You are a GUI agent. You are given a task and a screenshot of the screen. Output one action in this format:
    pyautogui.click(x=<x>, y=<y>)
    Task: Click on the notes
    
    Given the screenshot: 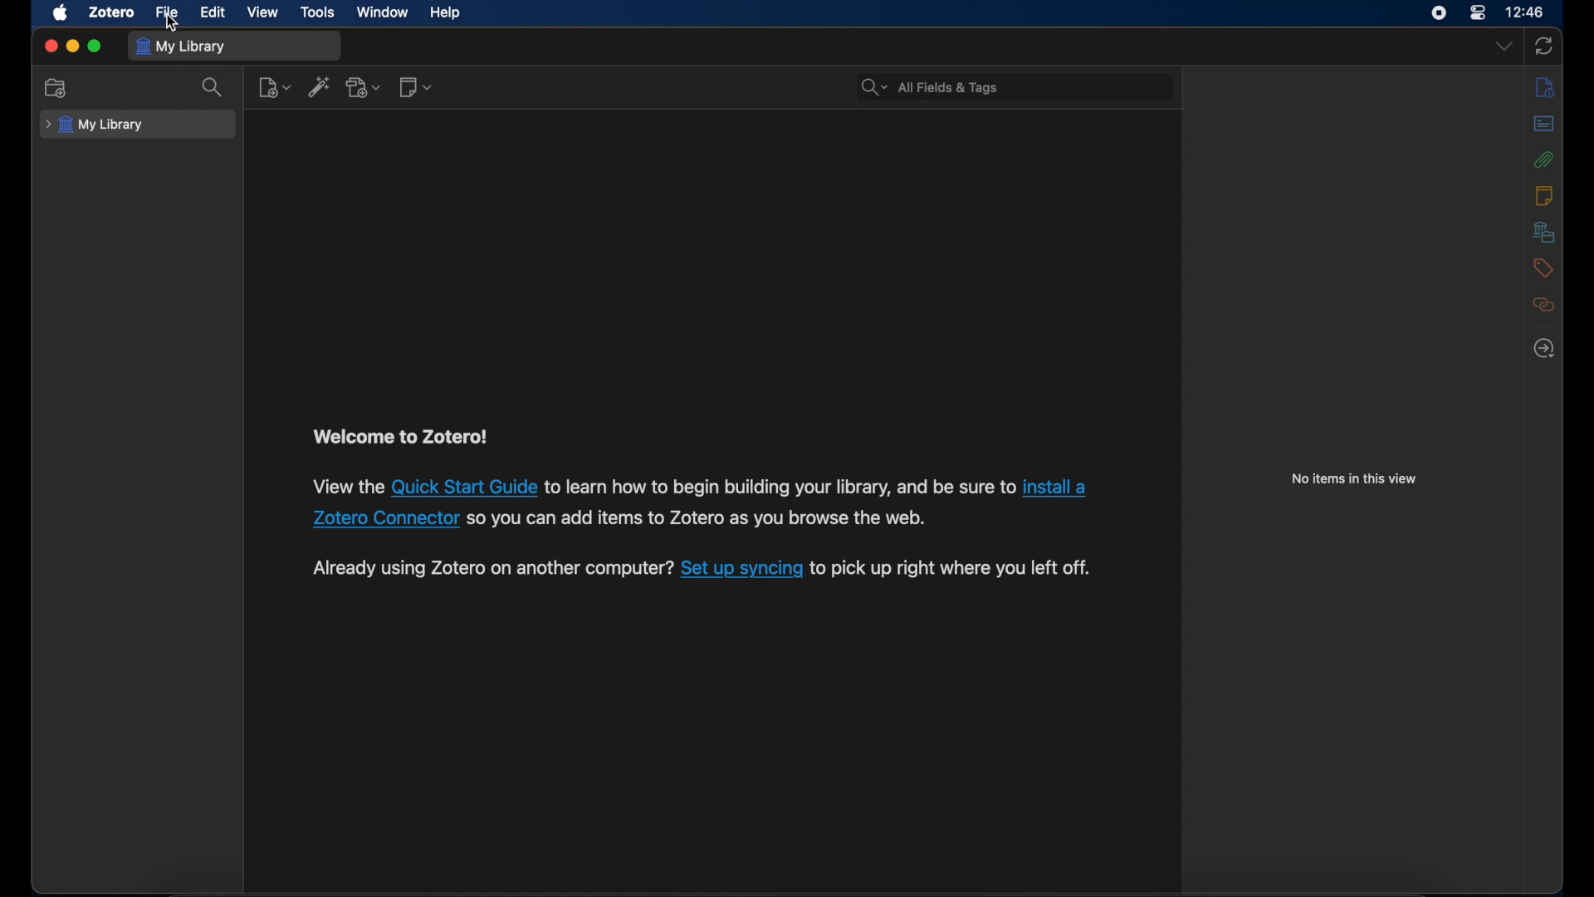 What is the action you would take?
    pyautogui.click(x=1545, y=195)
    